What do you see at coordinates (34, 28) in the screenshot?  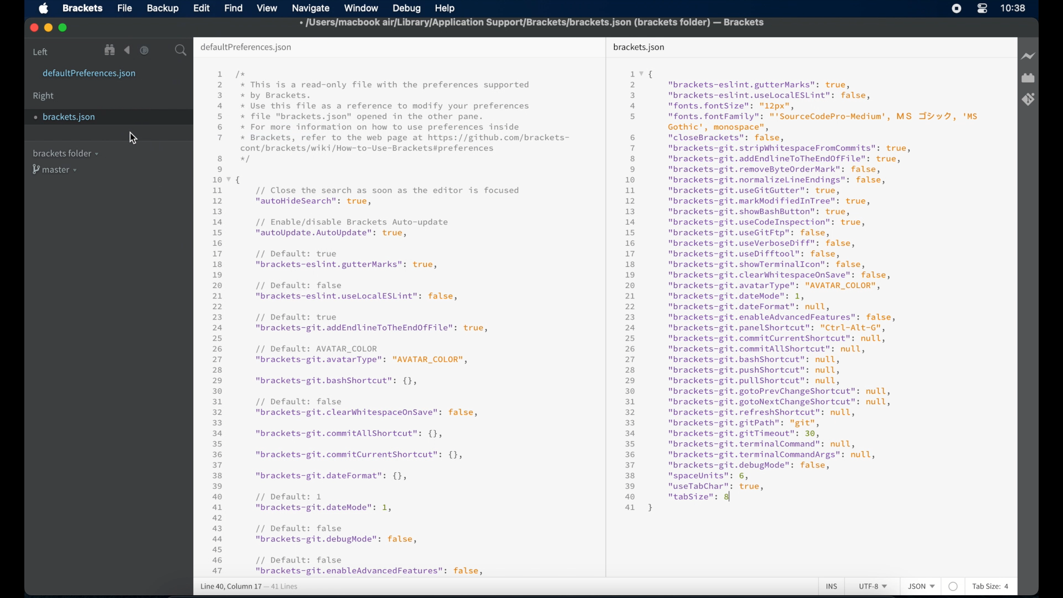 I see `close` at bounding box center [34, 28].